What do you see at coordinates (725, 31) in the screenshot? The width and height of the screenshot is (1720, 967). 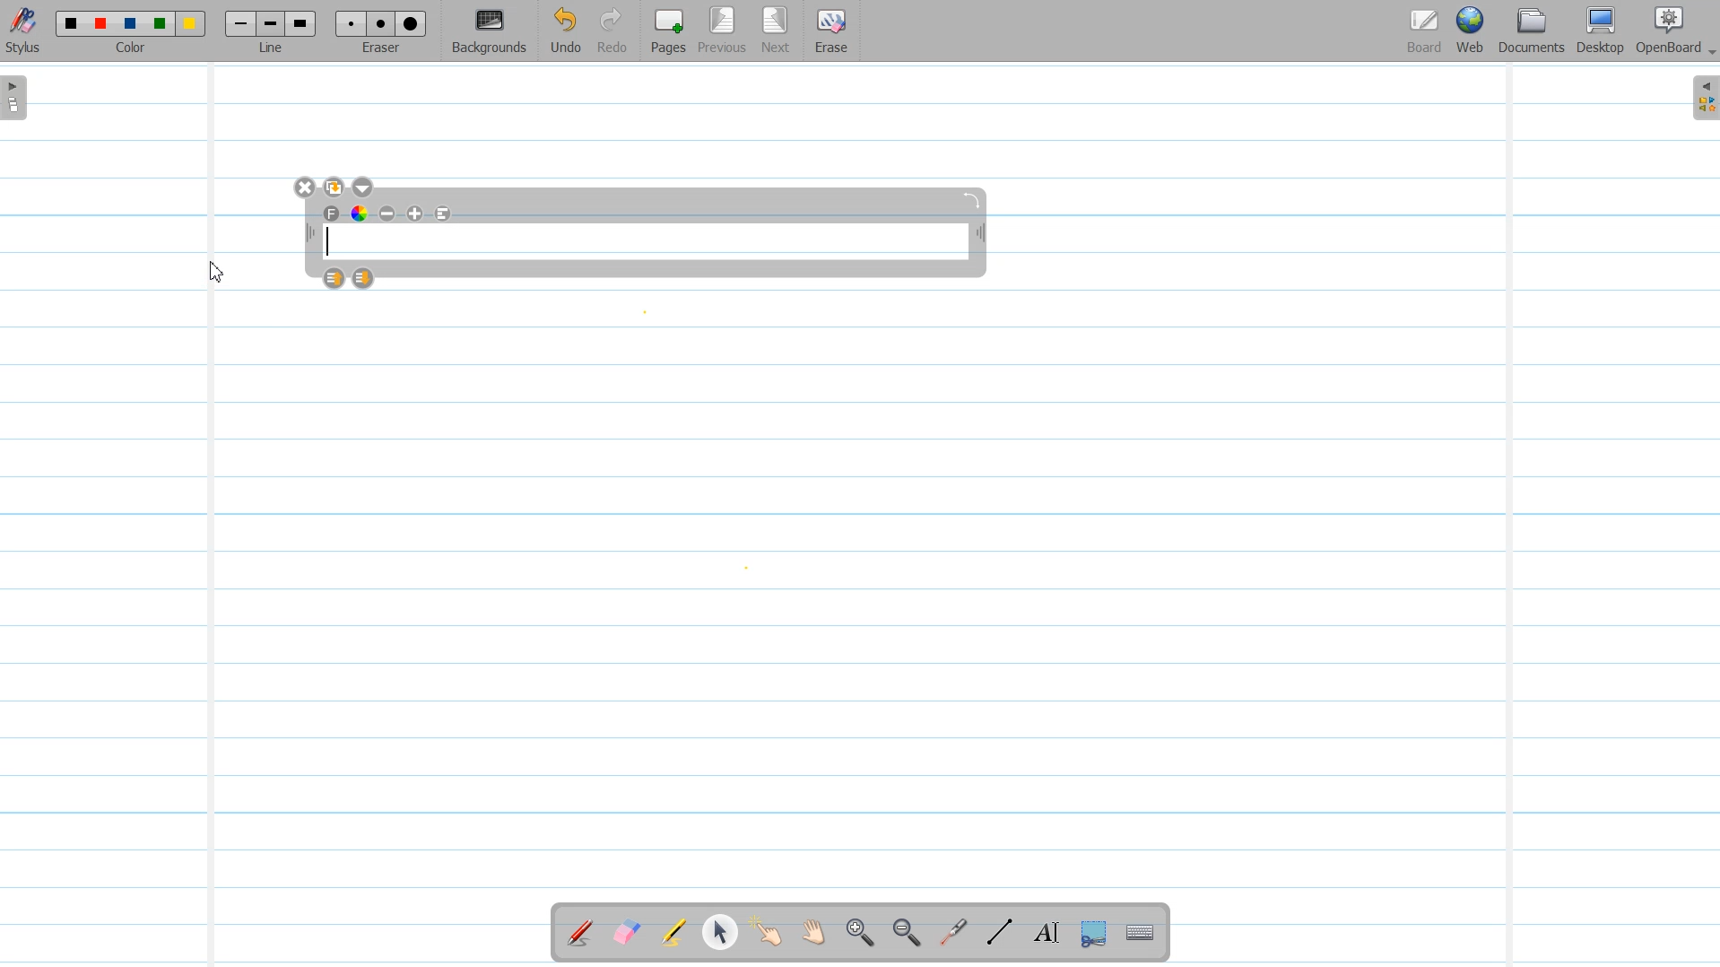 I see `Previous` at bounding box center [725, 31].